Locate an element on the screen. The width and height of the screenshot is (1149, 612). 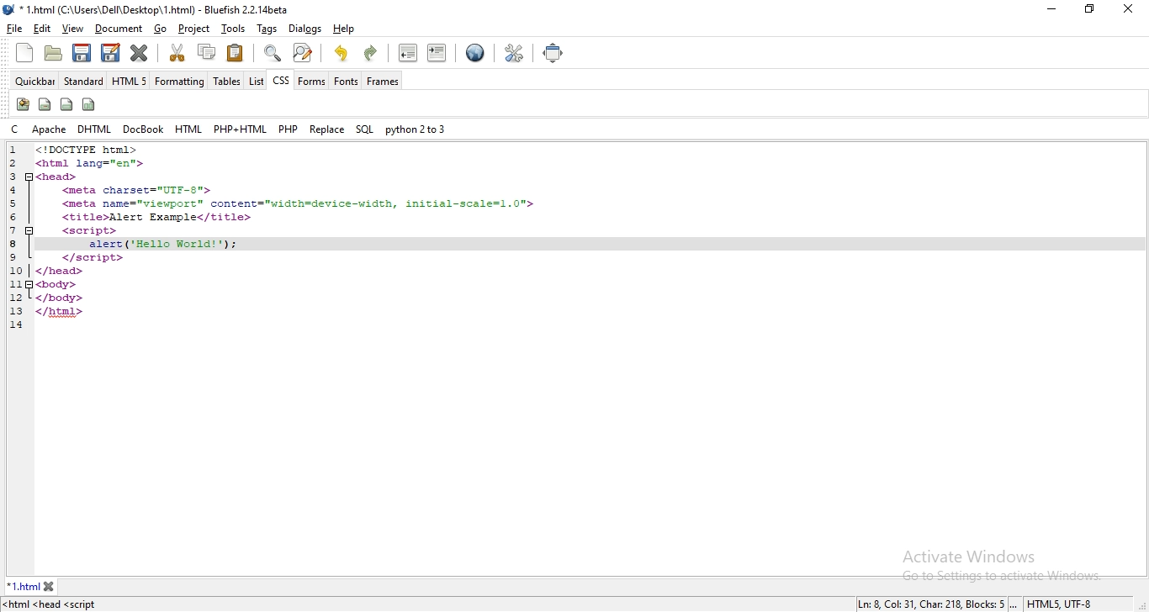
<html <head <script is located at coordinates (50, 604).